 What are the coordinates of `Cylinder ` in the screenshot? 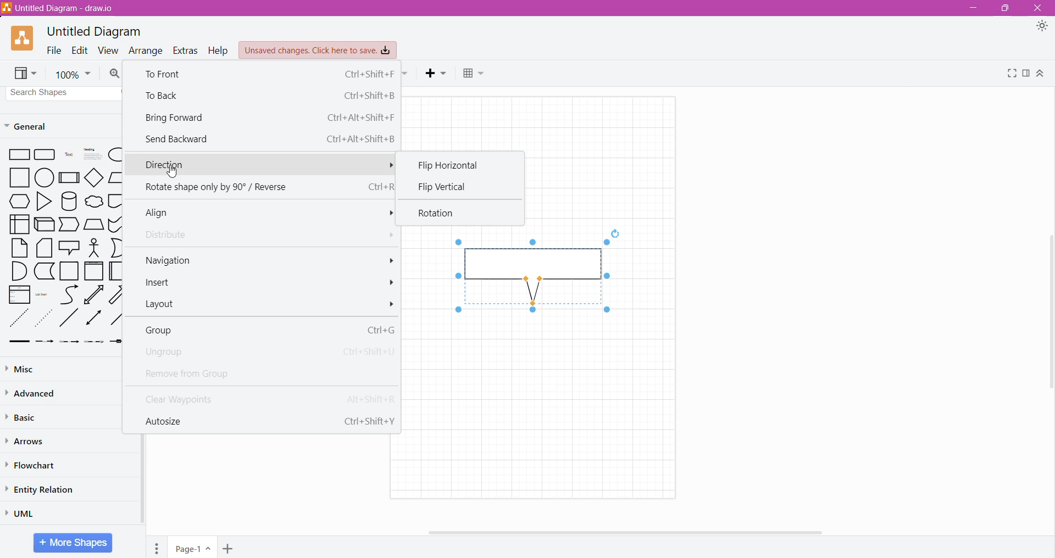 It's located at (69, 201).